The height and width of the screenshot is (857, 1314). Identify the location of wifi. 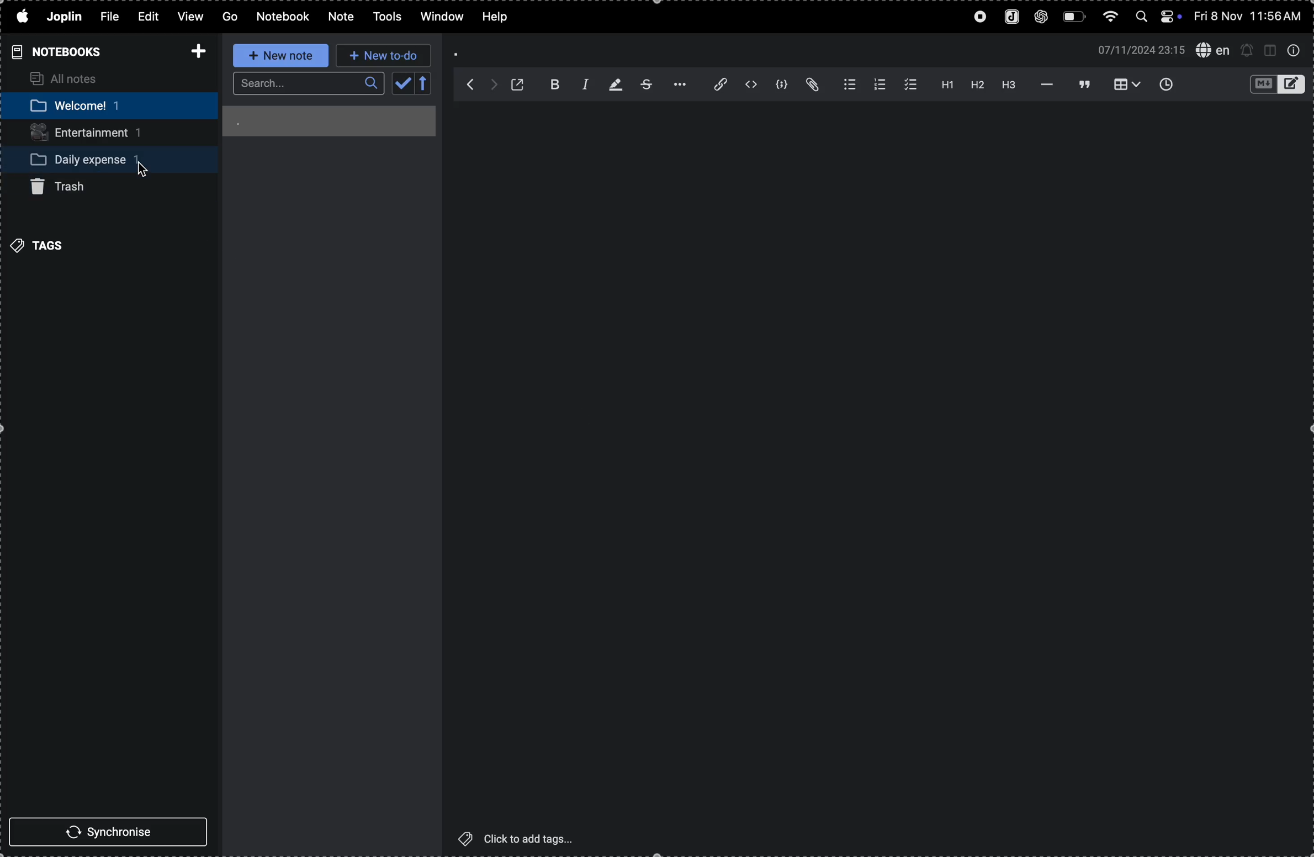
(1109, 19).